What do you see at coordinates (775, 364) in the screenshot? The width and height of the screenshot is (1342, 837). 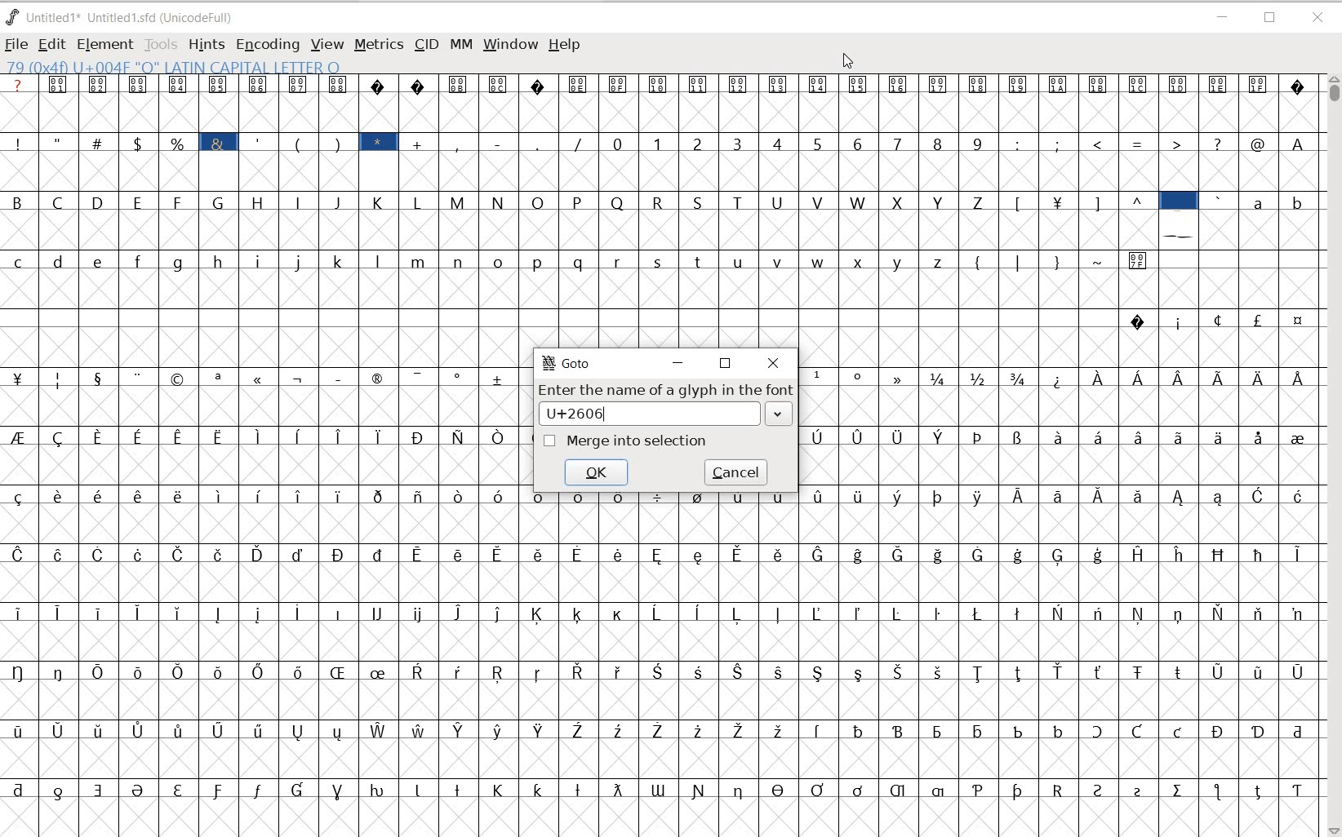 I see `close` at bounding box center [775, 364].